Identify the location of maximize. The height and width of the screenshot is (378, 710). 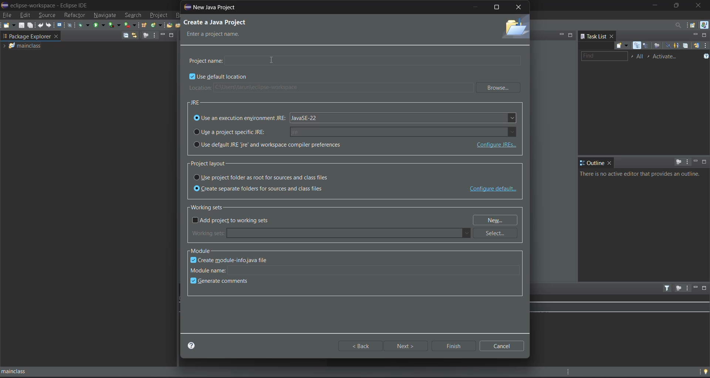
(172, 35).